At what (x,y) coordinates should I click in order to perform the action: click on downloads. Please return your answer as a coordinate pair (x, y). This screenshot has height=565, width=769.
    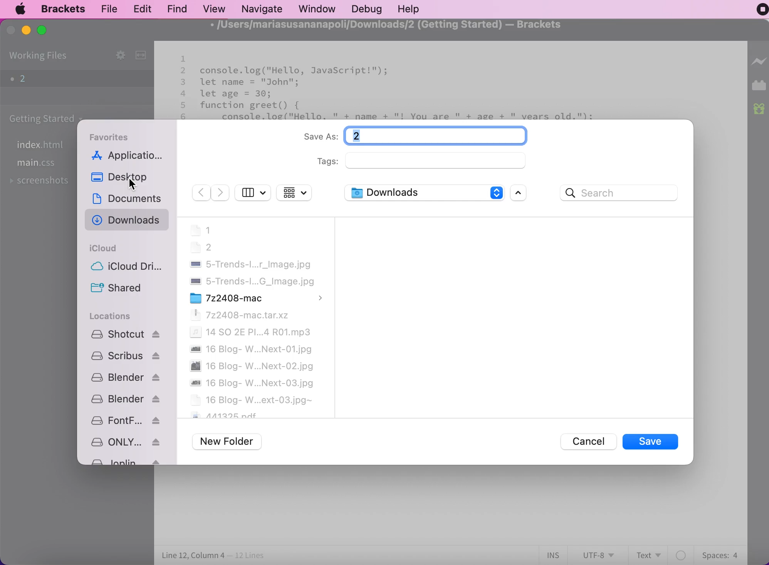
    Looking at the image, I should click on (423, 194).